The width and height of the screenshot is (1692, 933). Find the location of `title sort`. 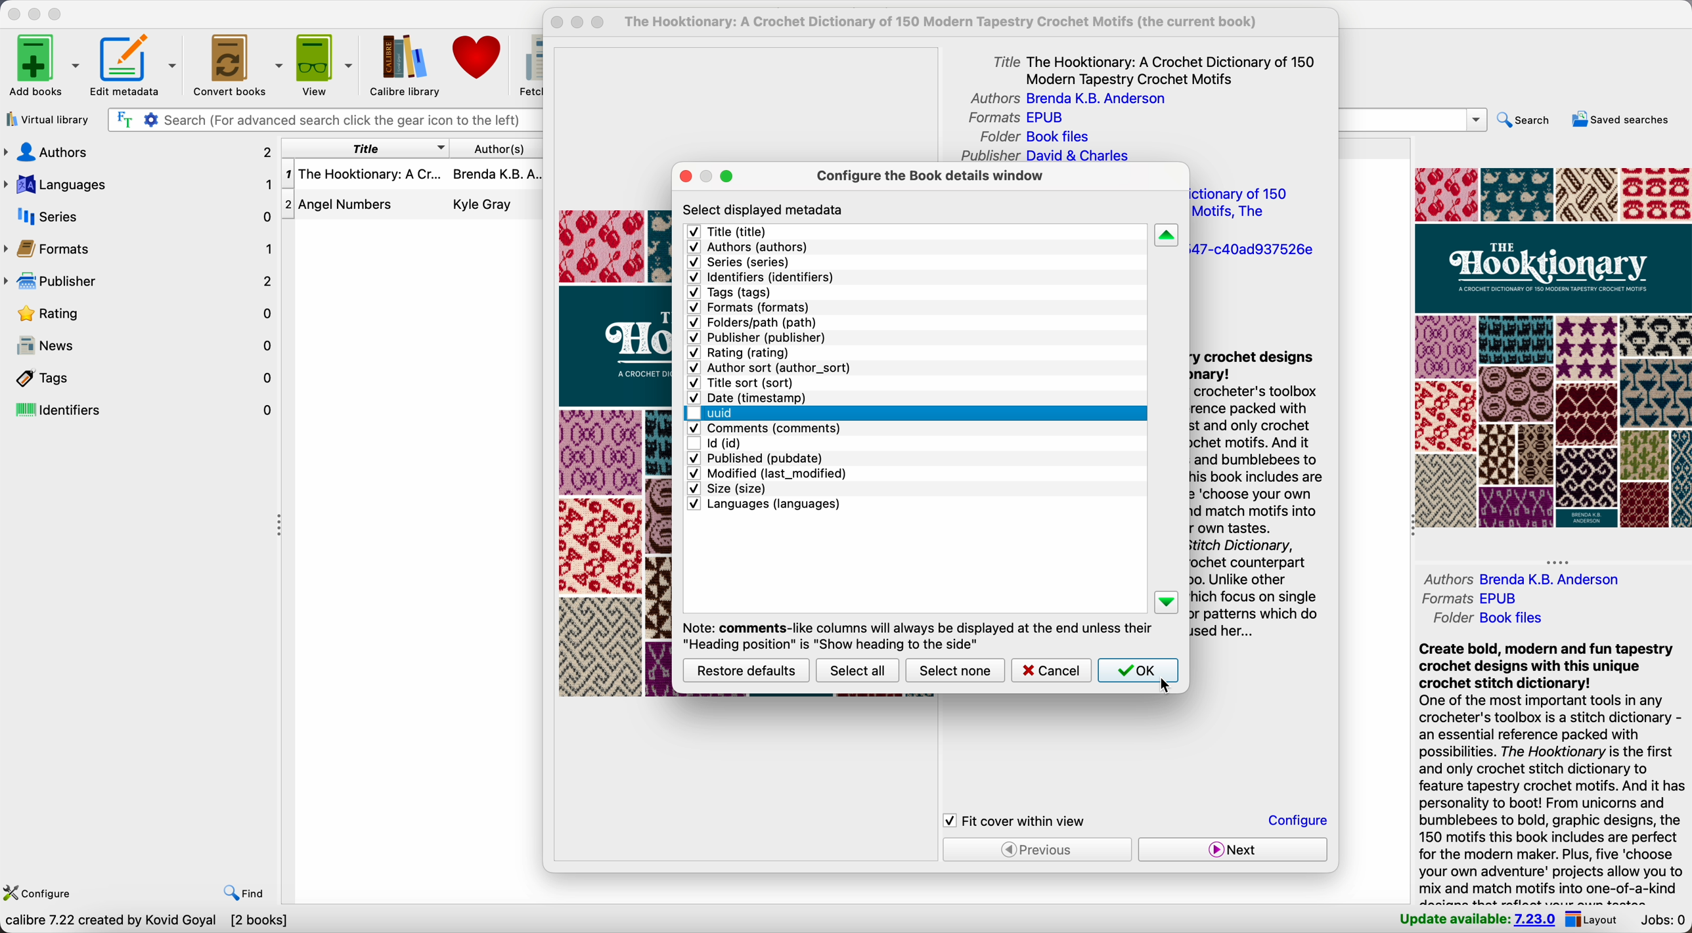

title sort is located at coordinates (746, 383).